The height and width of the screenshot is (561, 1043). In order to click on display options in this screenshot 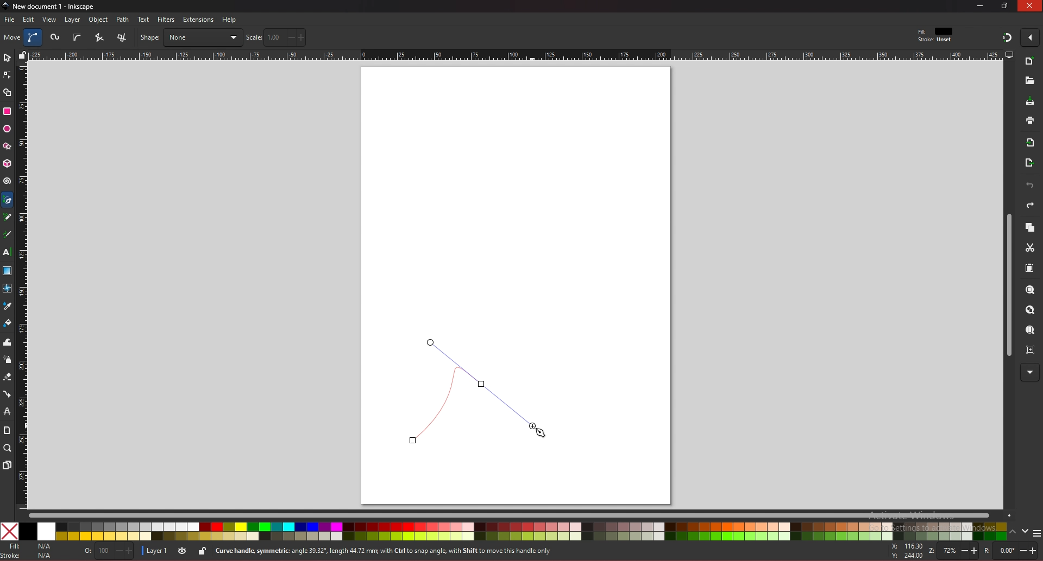, I will do `click(1009, 54)`.